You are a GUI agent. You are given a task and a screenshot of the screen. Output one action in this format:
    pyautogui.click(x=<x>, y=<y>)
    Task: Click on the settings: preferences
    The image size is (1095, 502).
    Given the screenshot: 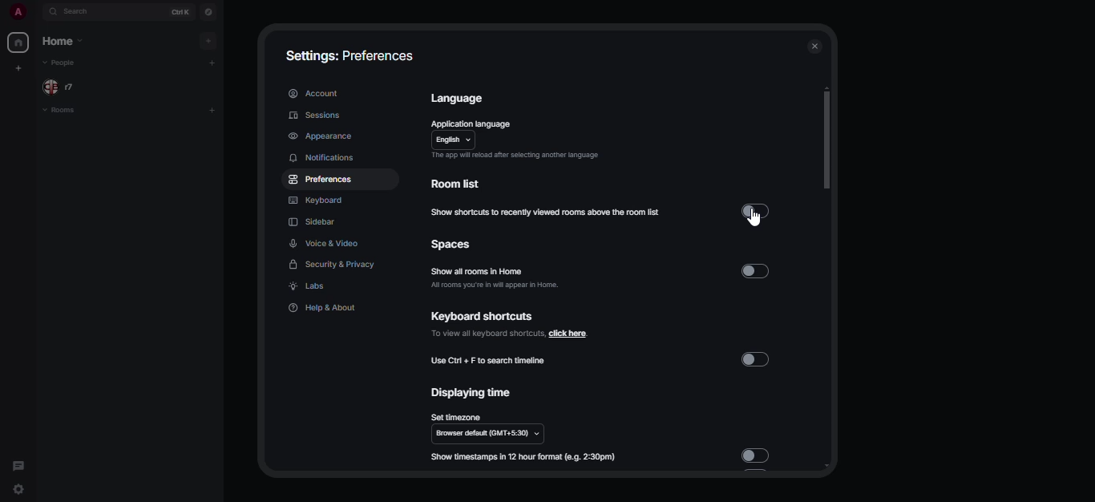 What is the action you would take?
    pyautogui.click(x=352, y=55)
    